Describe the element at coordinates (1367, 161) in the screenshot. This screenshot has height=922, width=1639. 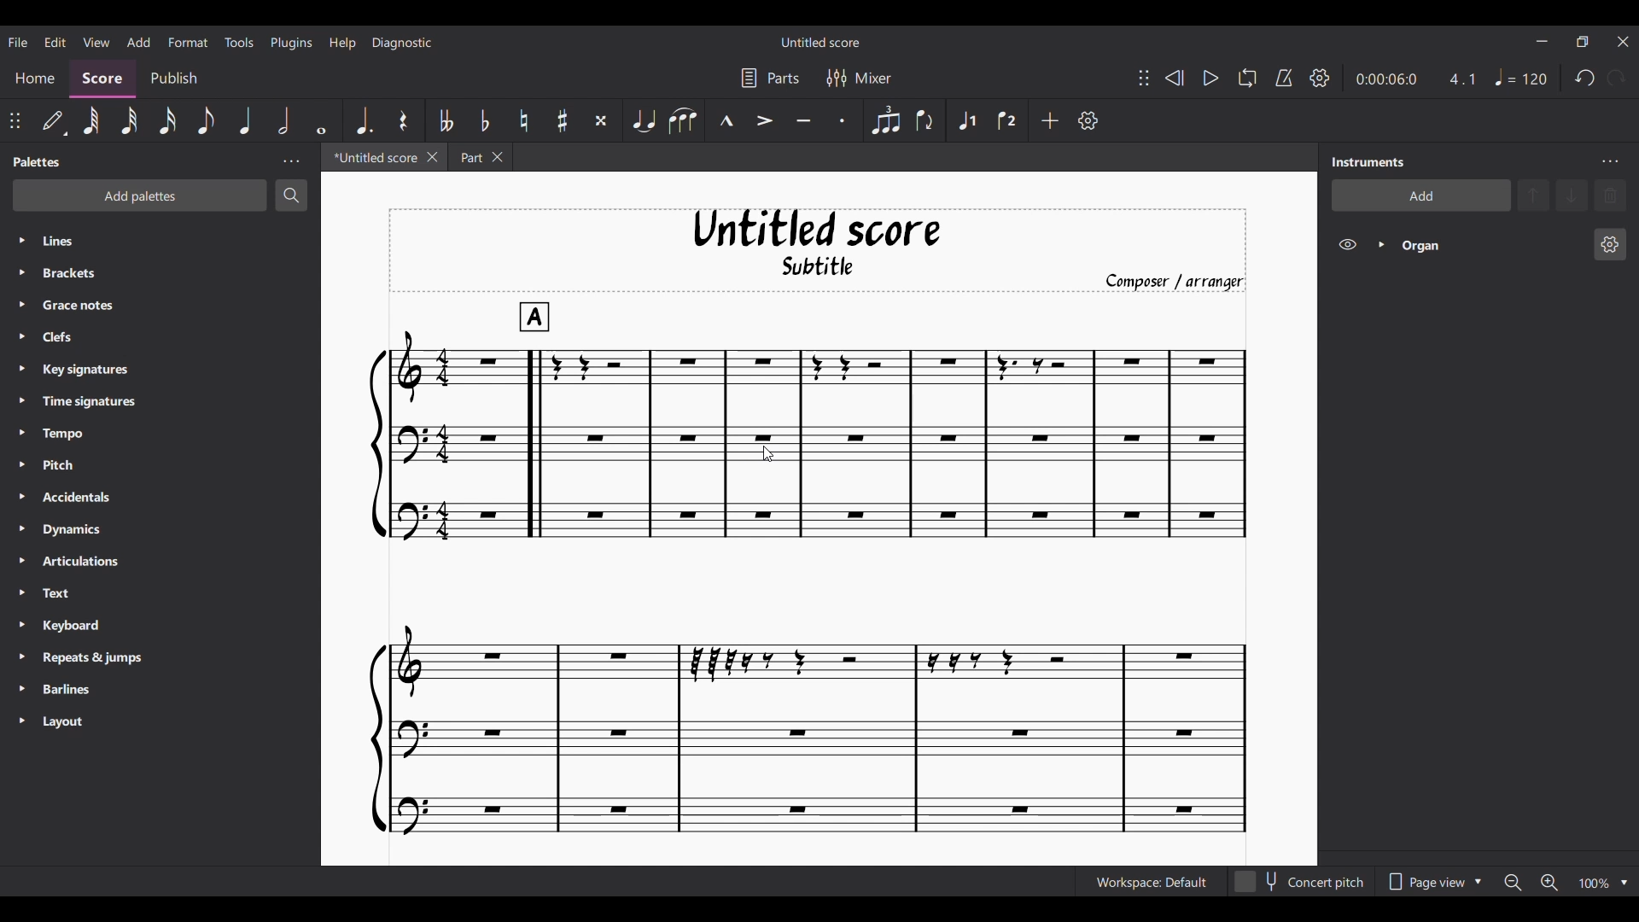
I see `Panel title` at that location.